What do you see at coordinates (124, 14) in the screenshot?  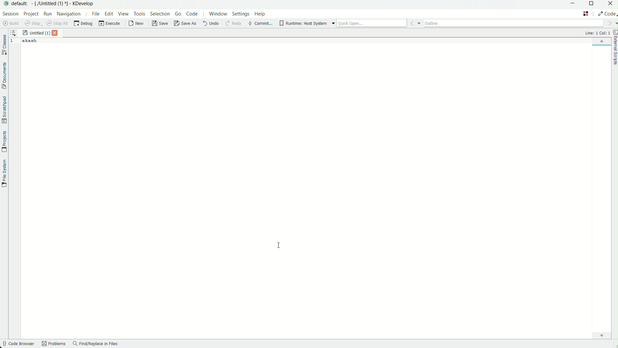 I see `view menu` at bounding box center [124, 14].